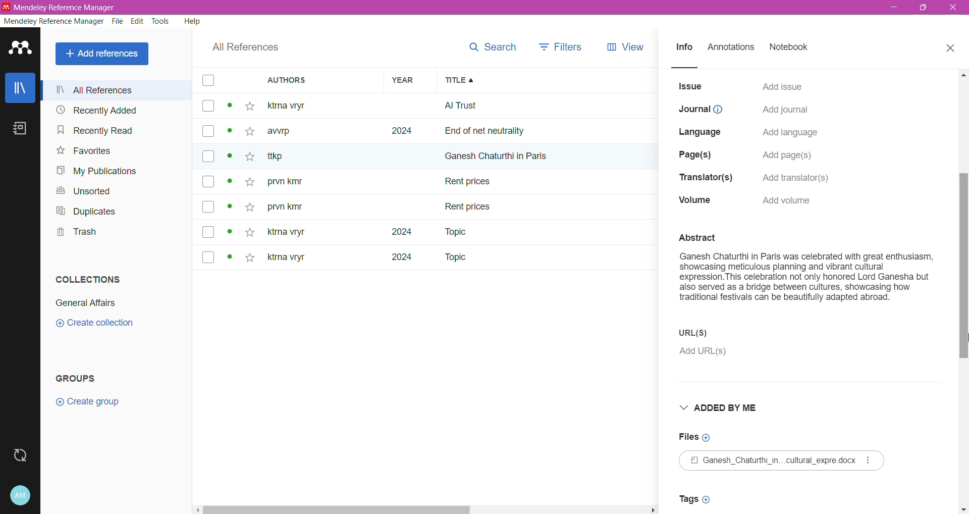  What do you see at coordinates (19, 128) in the screenshot?
I see `Notes` at bounding box center [19, 128].